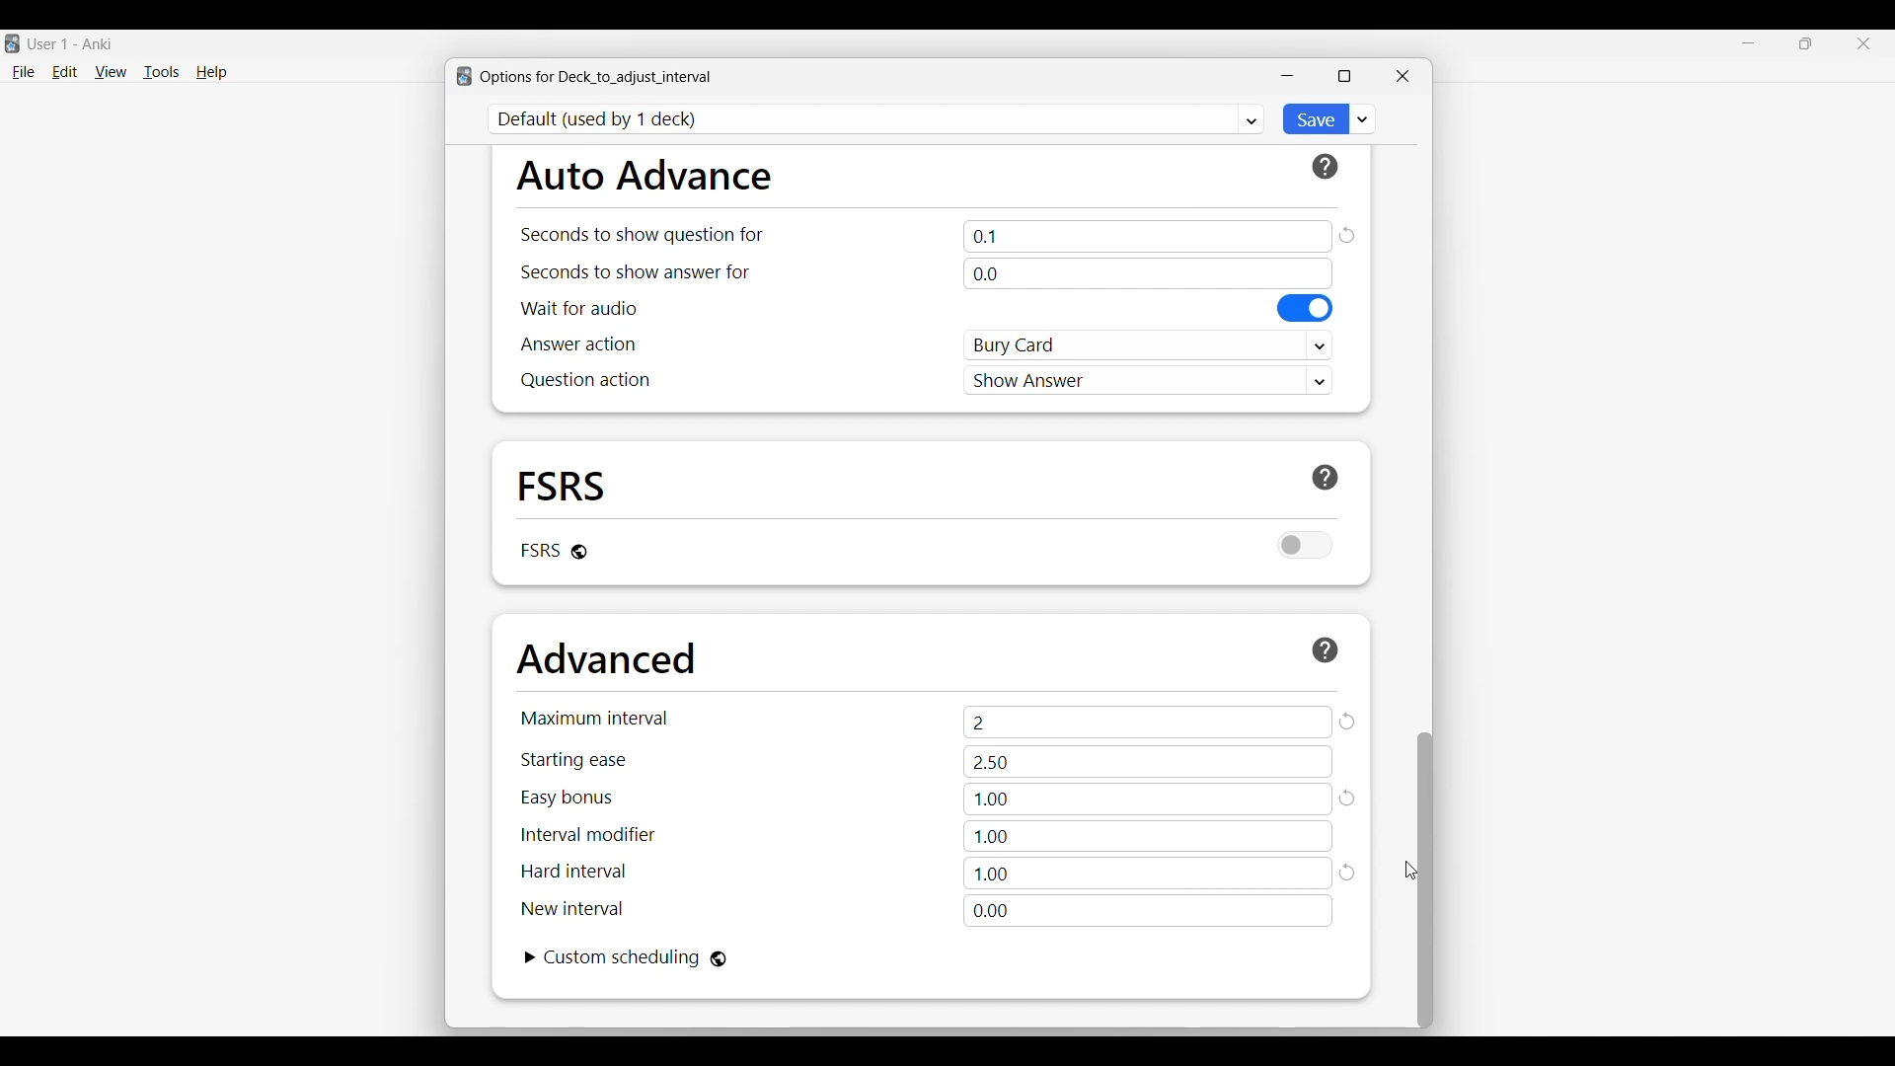 The width and height of the screenshot is (1895, 1066). Describe the element at coordinates (211, 73) in the screenshot. I see `Help menu` at that location.